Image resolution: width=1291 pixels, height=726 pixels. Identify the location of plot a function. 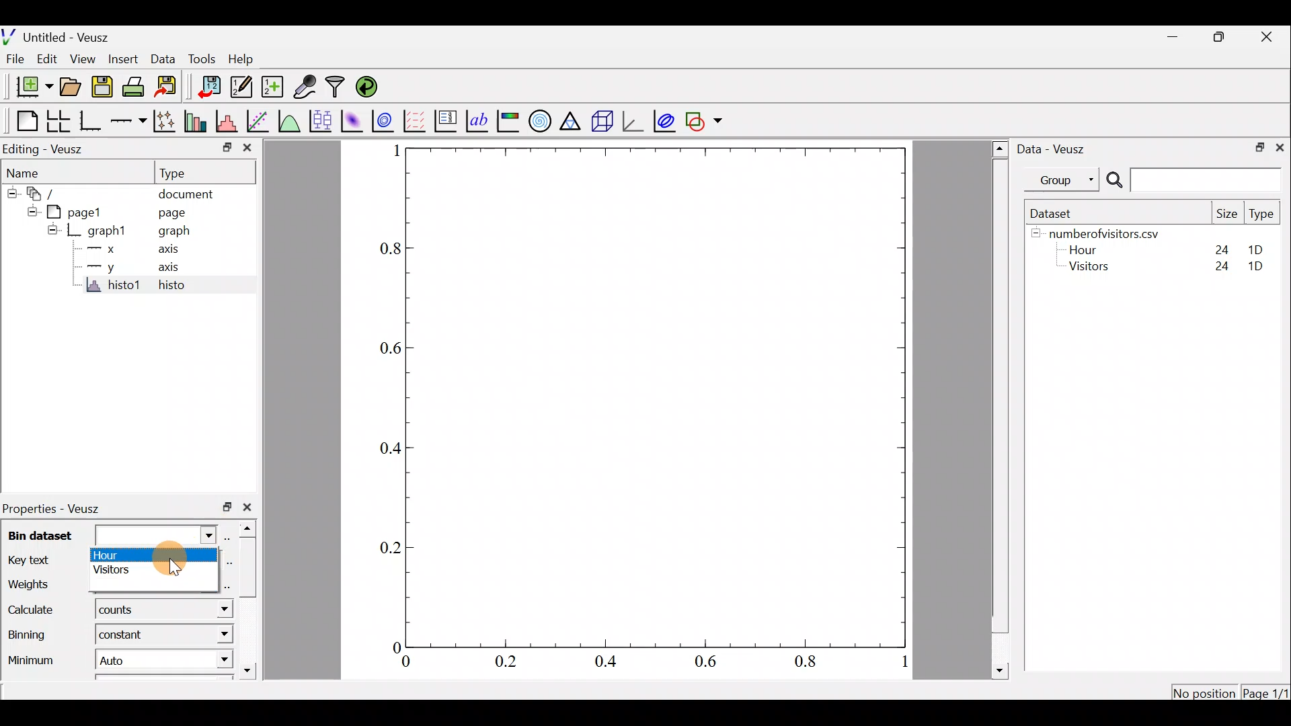
(291, 120).